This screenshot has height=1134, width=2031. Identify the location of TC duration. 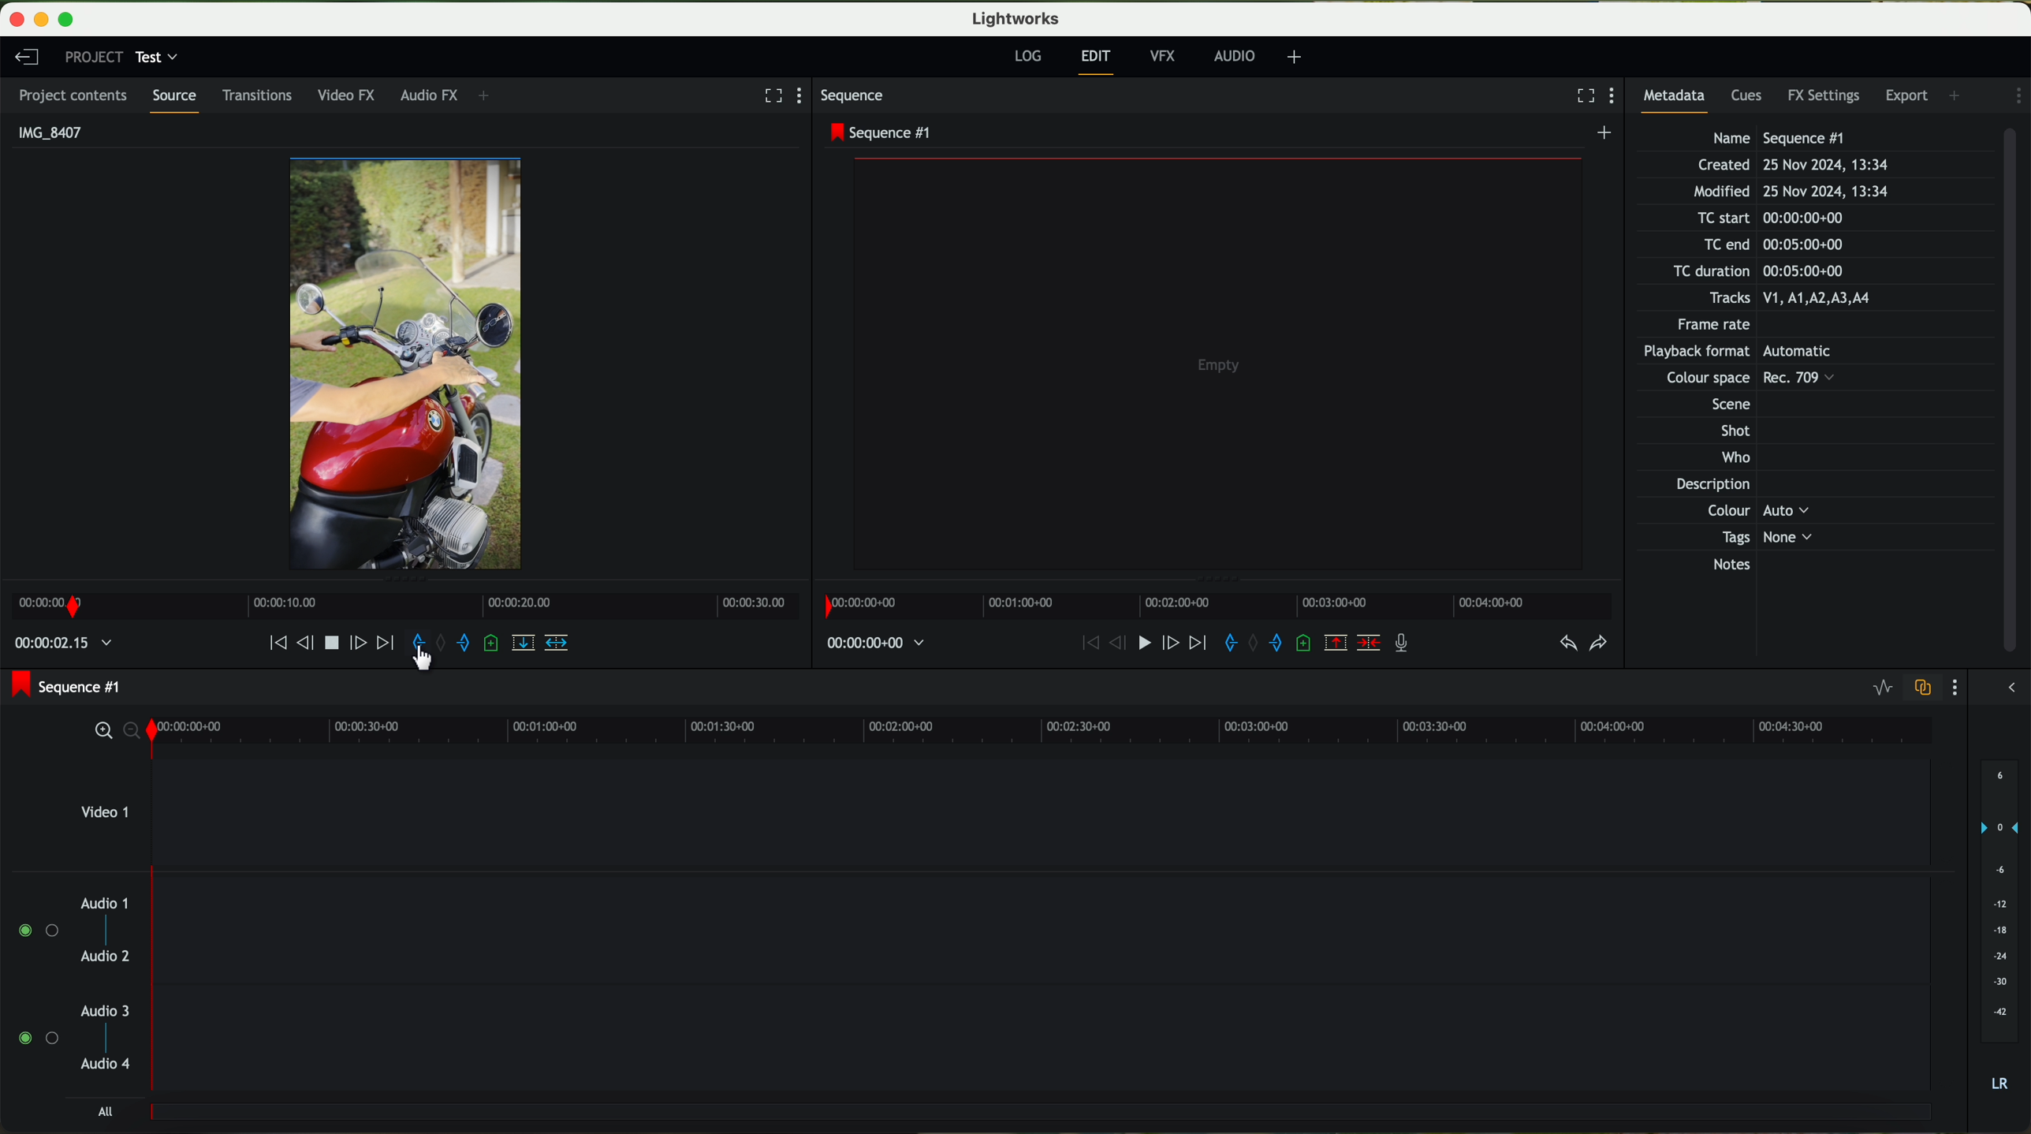
(1749, 273).